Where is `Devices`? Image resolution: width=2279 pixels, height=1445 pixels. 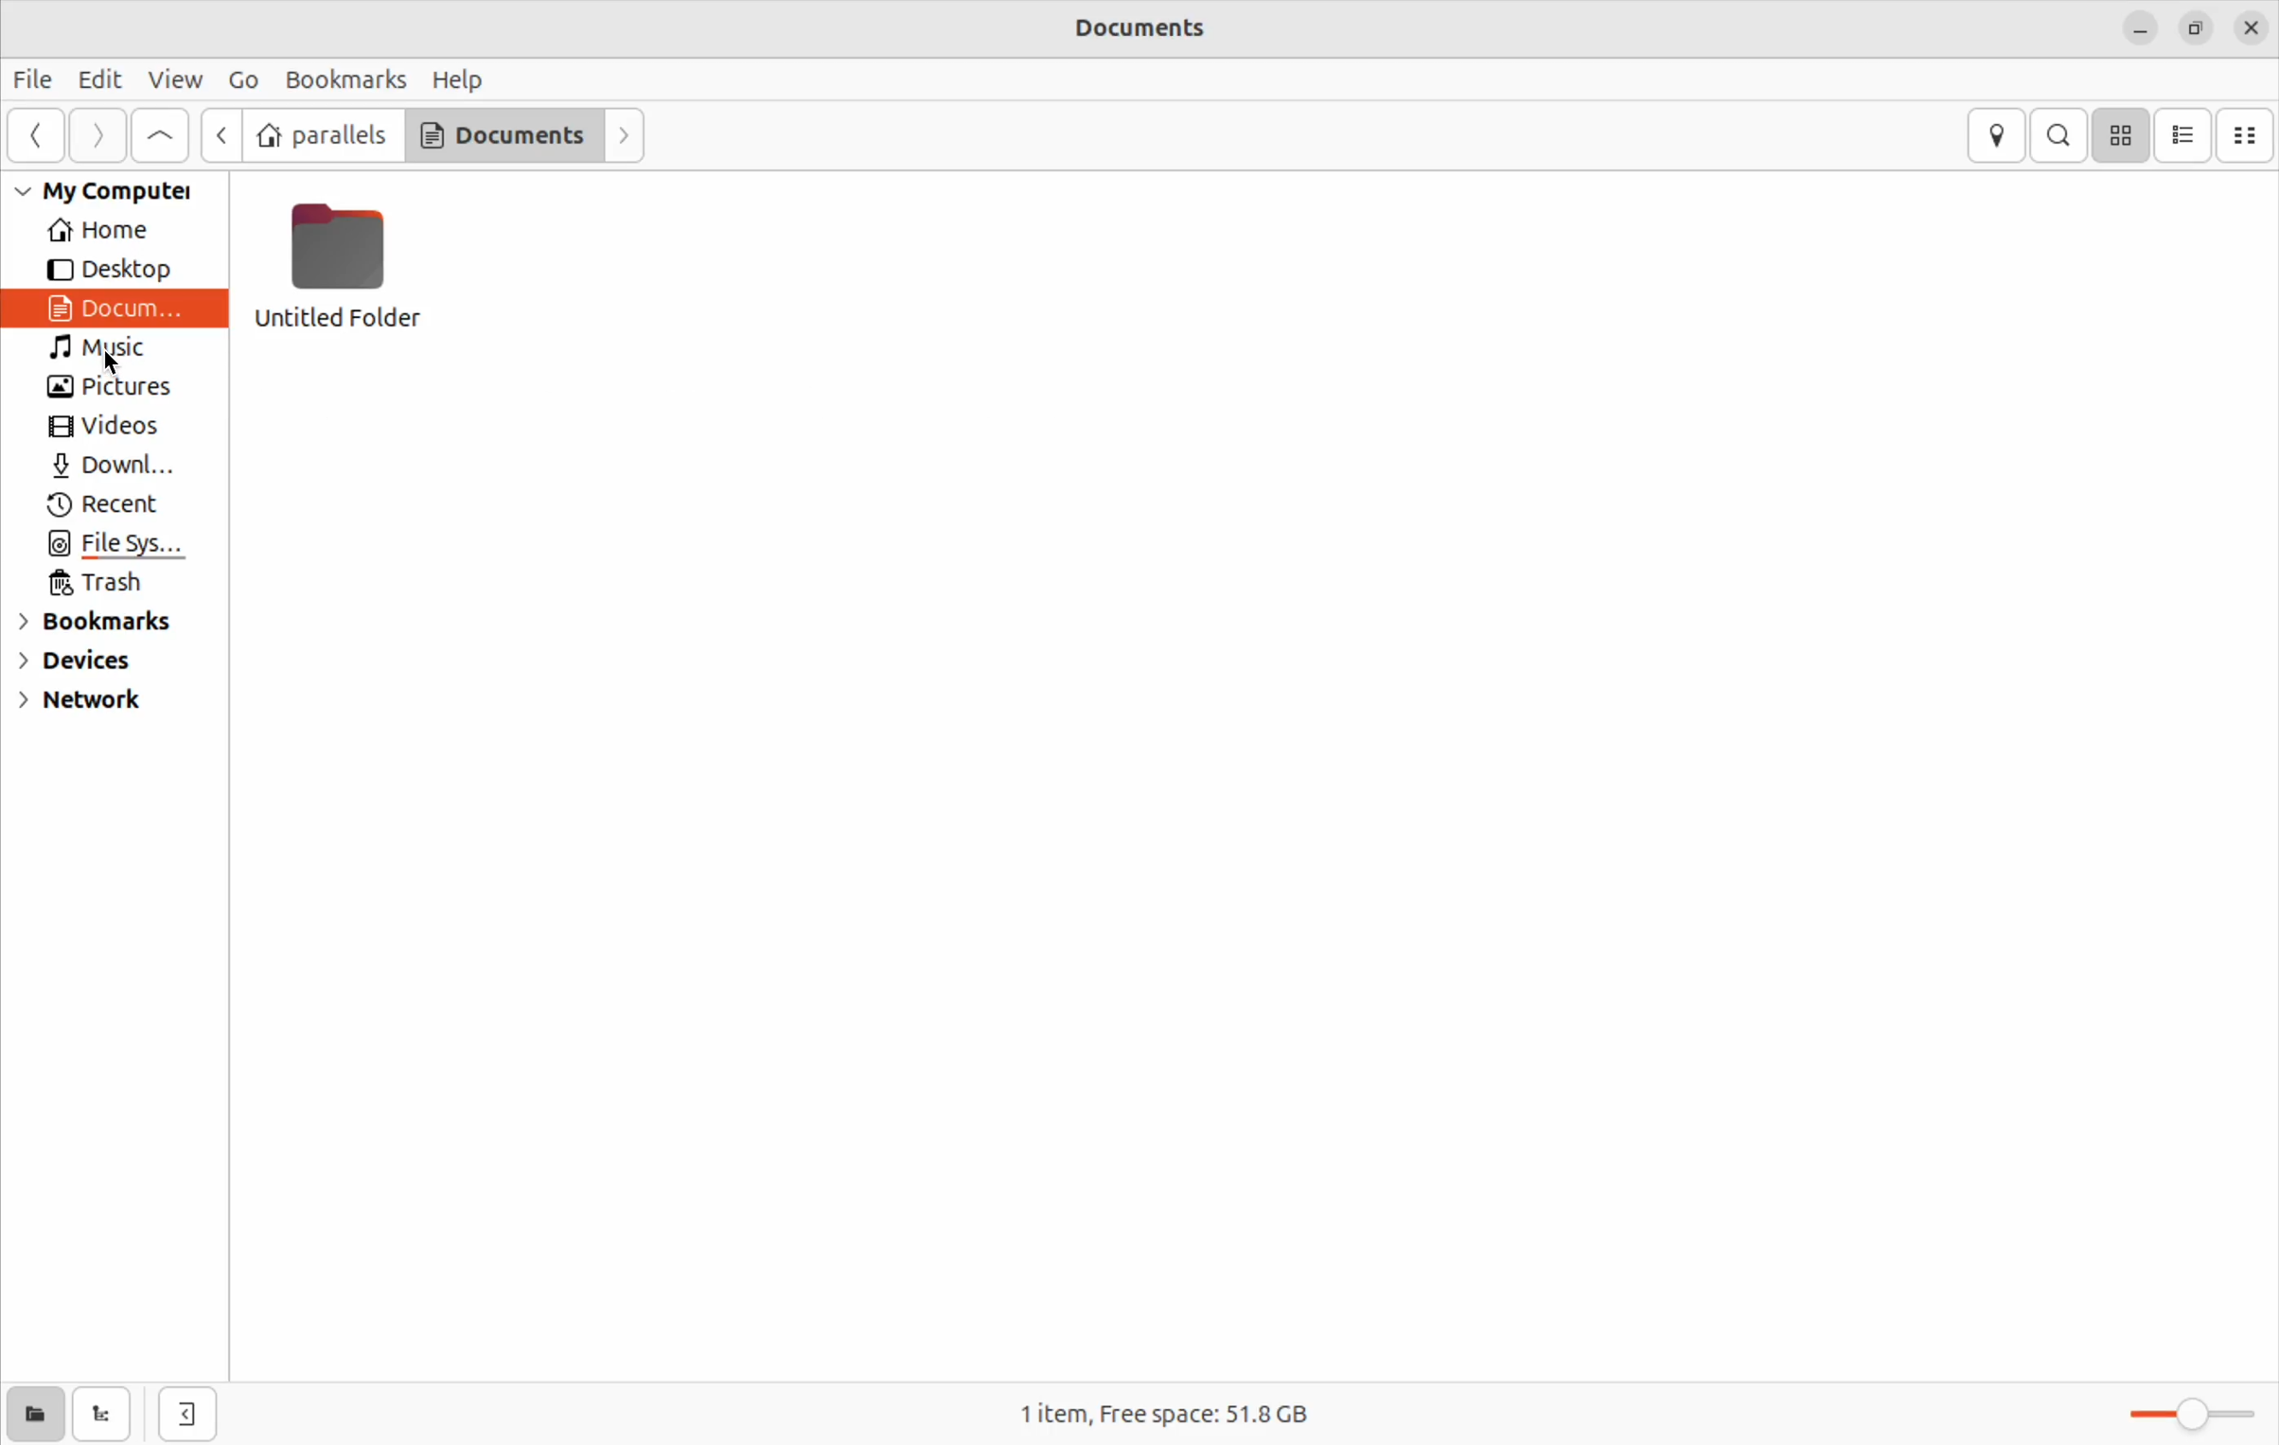 Devices is located at coordinates (87, 666).